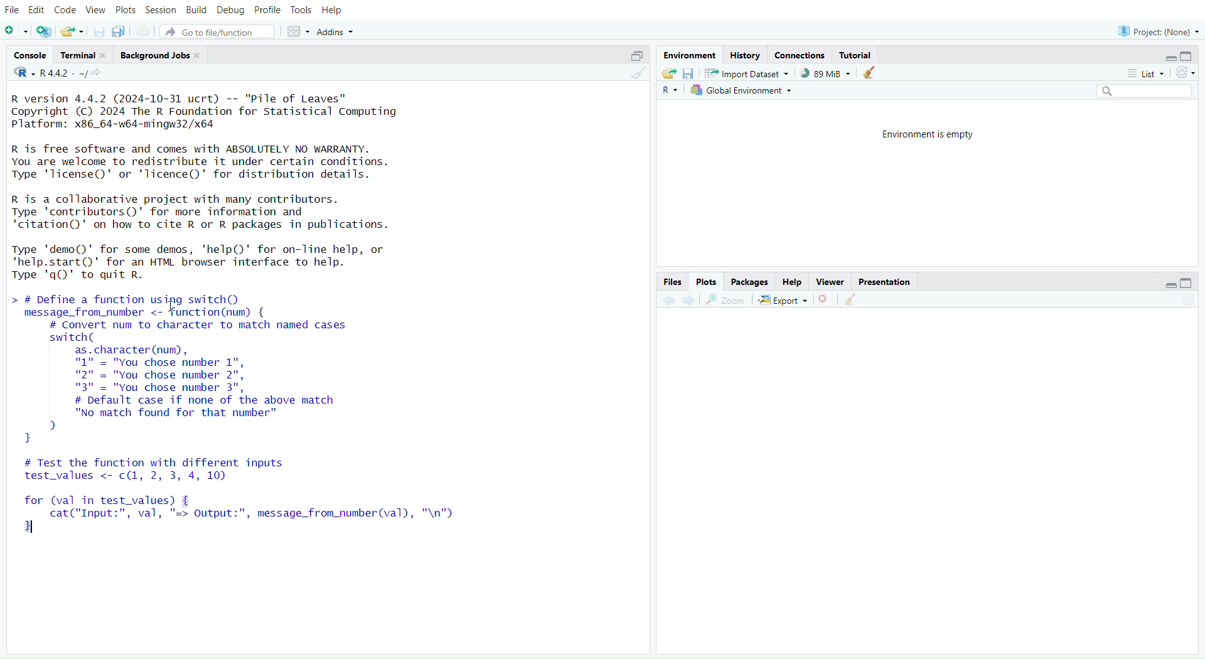 This screenshot has height=659, width=1205. What do you see at coordinates (97, 31) in the screenshot?
I see `Save current document (Ctrl + S)` at bounding box center [97, 31].